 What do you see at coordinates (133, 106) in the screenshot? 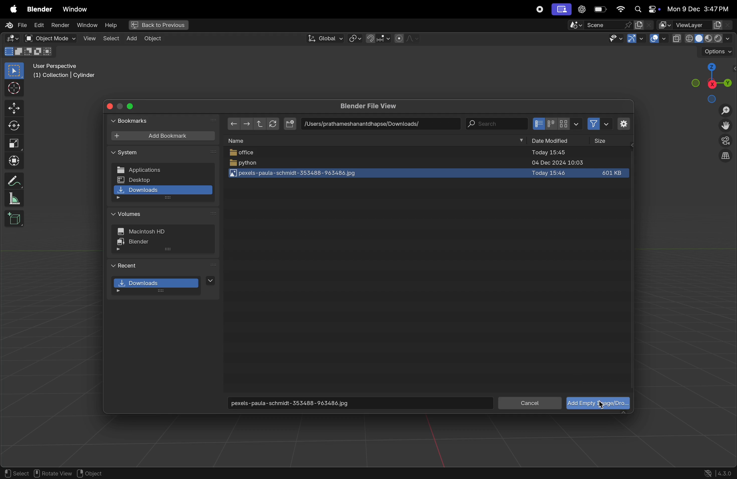
I see `close` at bounding box center [133, 106].